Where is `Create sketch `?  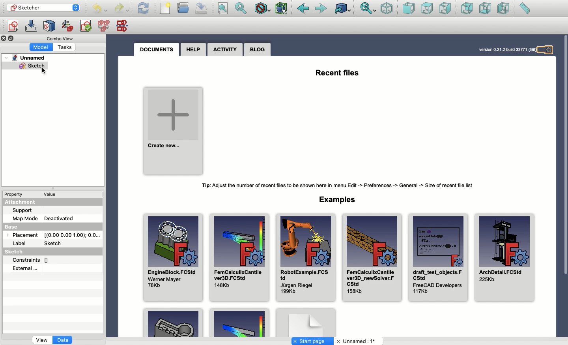 Create sketch  is located at coordinates (13, 27).